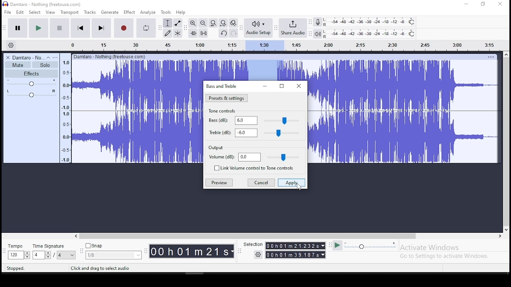 Image resolution: width=511 pixels, height=287 pixels. Describe the element at coordinates (15, 268) in the screenshot. I see `Stopped.` at that location.